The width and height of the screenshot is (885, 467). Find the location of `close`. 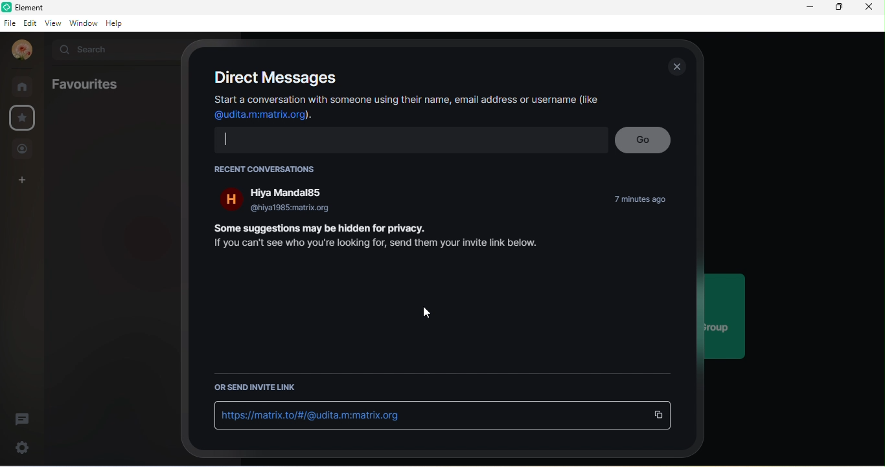

close is located at coordinates (871, 7).